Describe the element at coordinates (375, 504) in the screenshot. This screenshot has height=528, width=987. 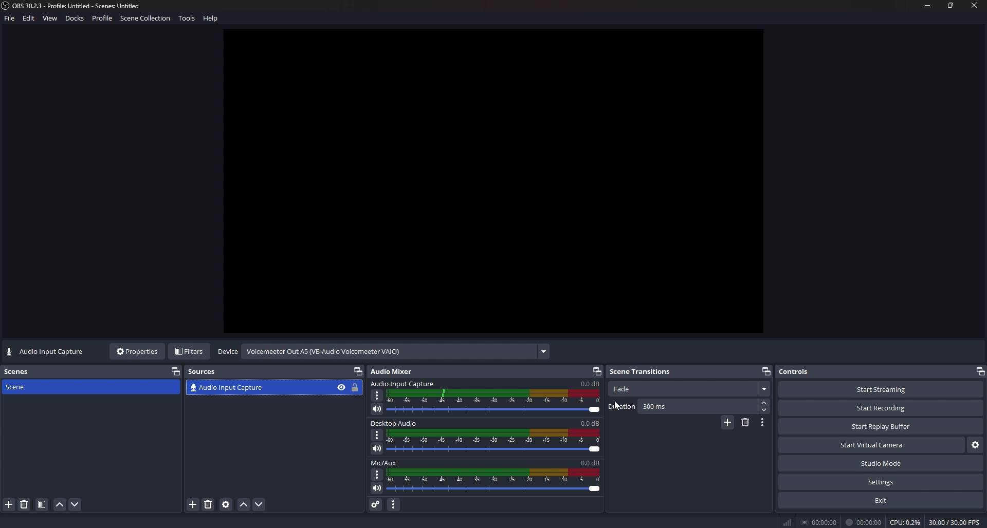
I see `advanced audio properties` at that location.